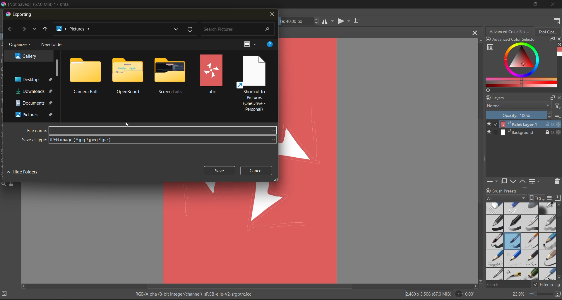 This screenshot has width=562, height=300. What do you see at coordinates (542, 294) in the screenshot?
I see `zoom` at bounding box center [542, 294].